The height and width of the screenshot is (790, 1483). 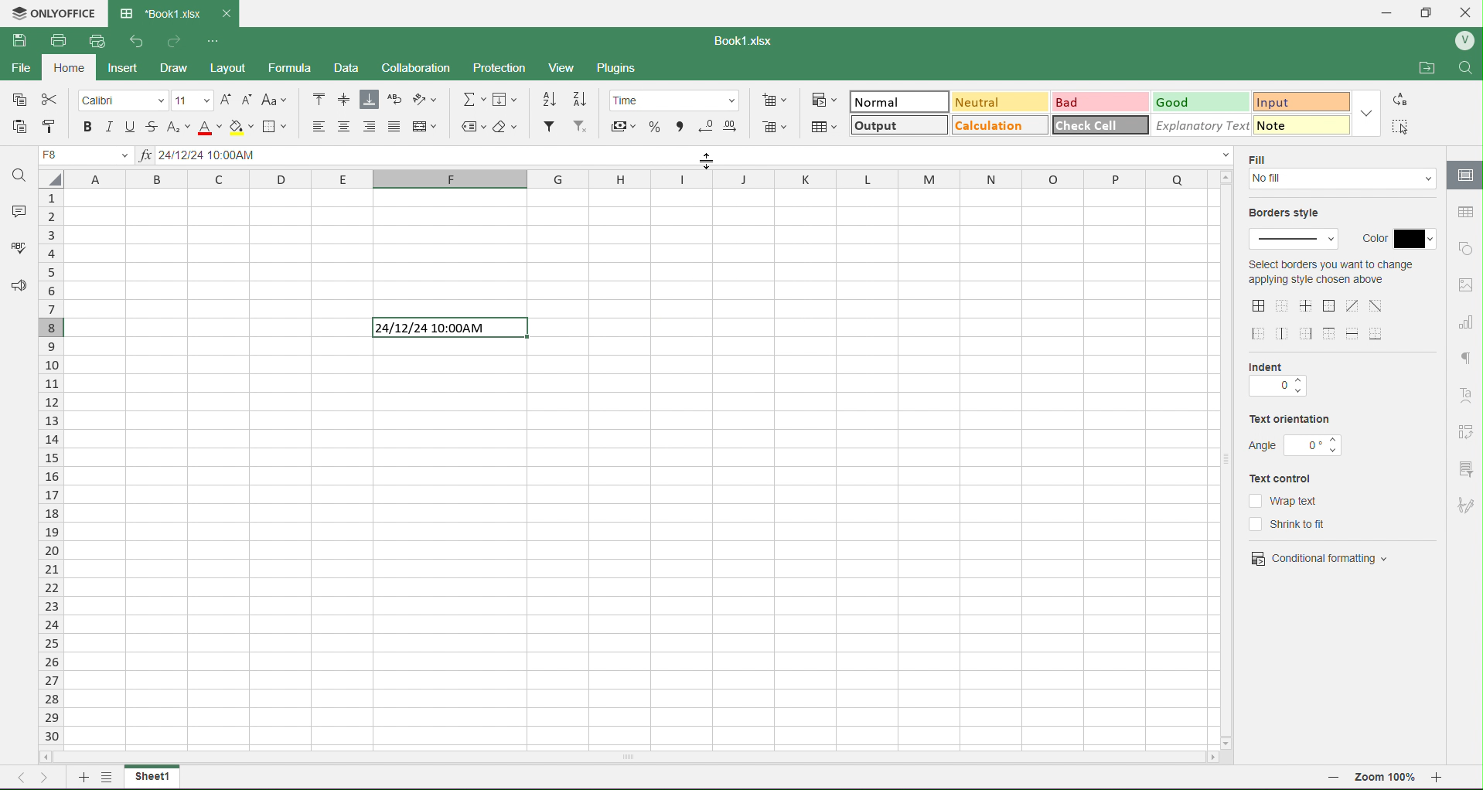 What do you see at coordinates (177, 127) in the screenshot?
I see `Subscript/Superscript` at bounding box center [177, 127].